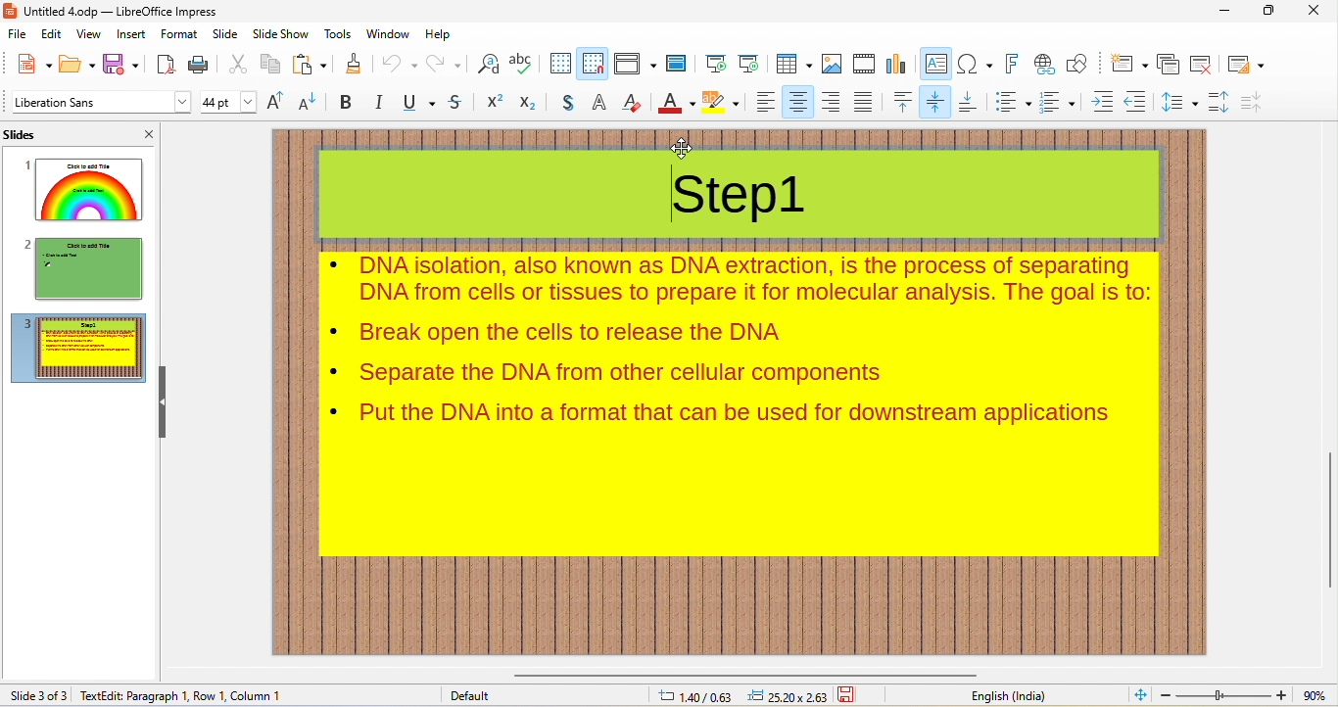 This screenshot has width=1338, height=707. What do you see at coordinates (397, 64) in the screenshot?
I see `undo` at bounding box center [397, 64].